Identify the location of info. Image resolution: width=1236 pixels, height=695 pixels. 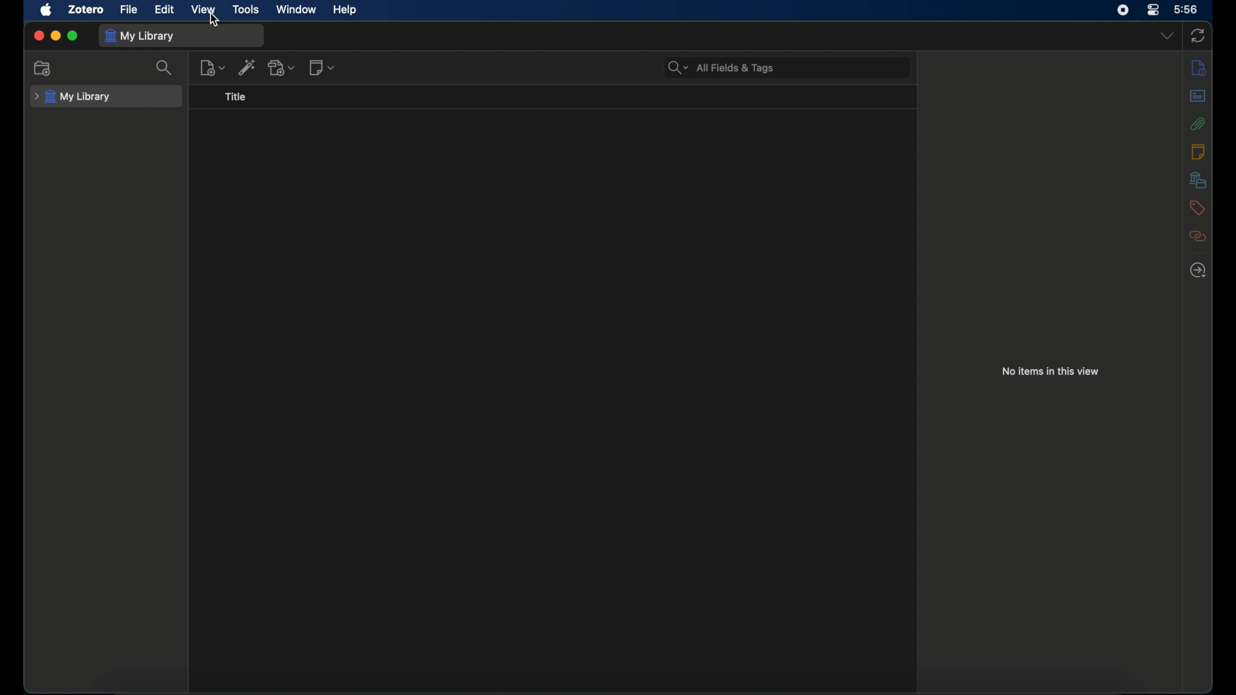
(1199, 67).